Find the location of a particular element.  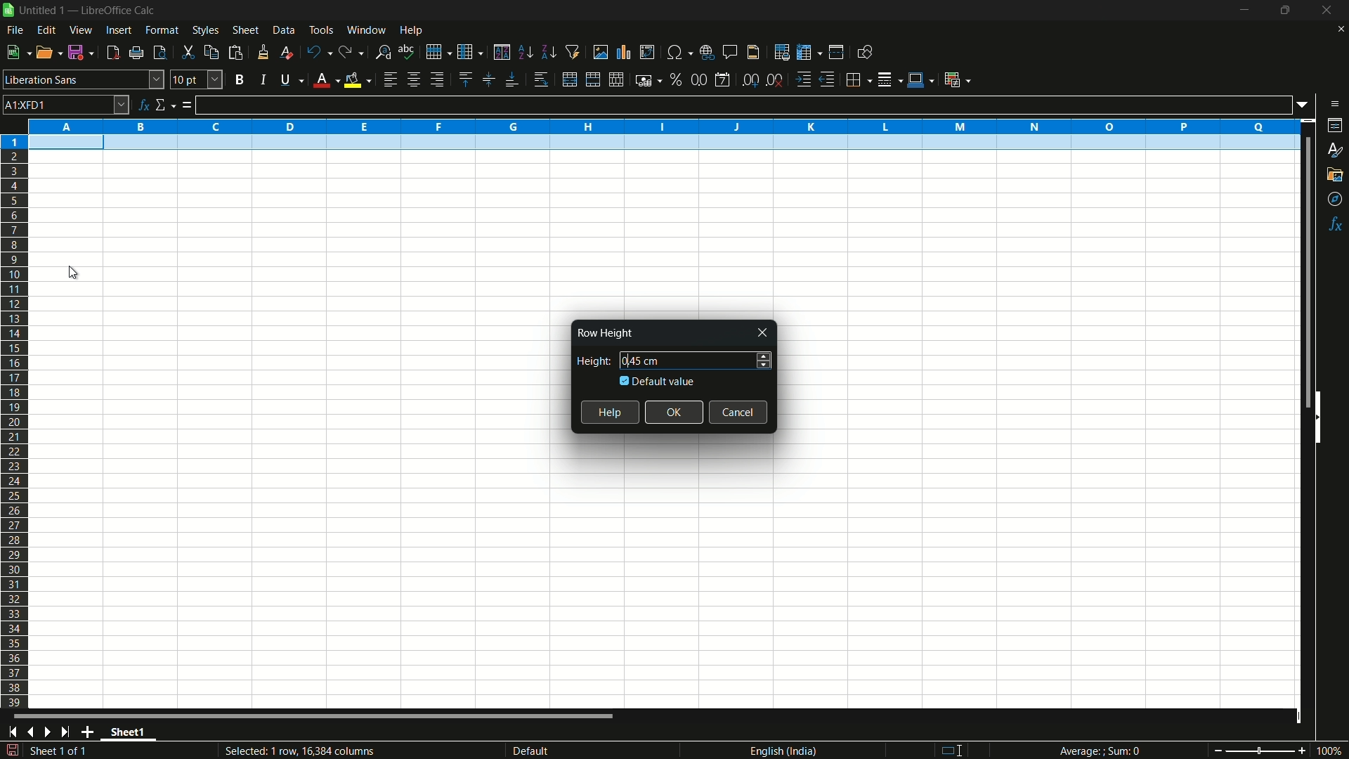

background fill is located at coordinates (357, 79).